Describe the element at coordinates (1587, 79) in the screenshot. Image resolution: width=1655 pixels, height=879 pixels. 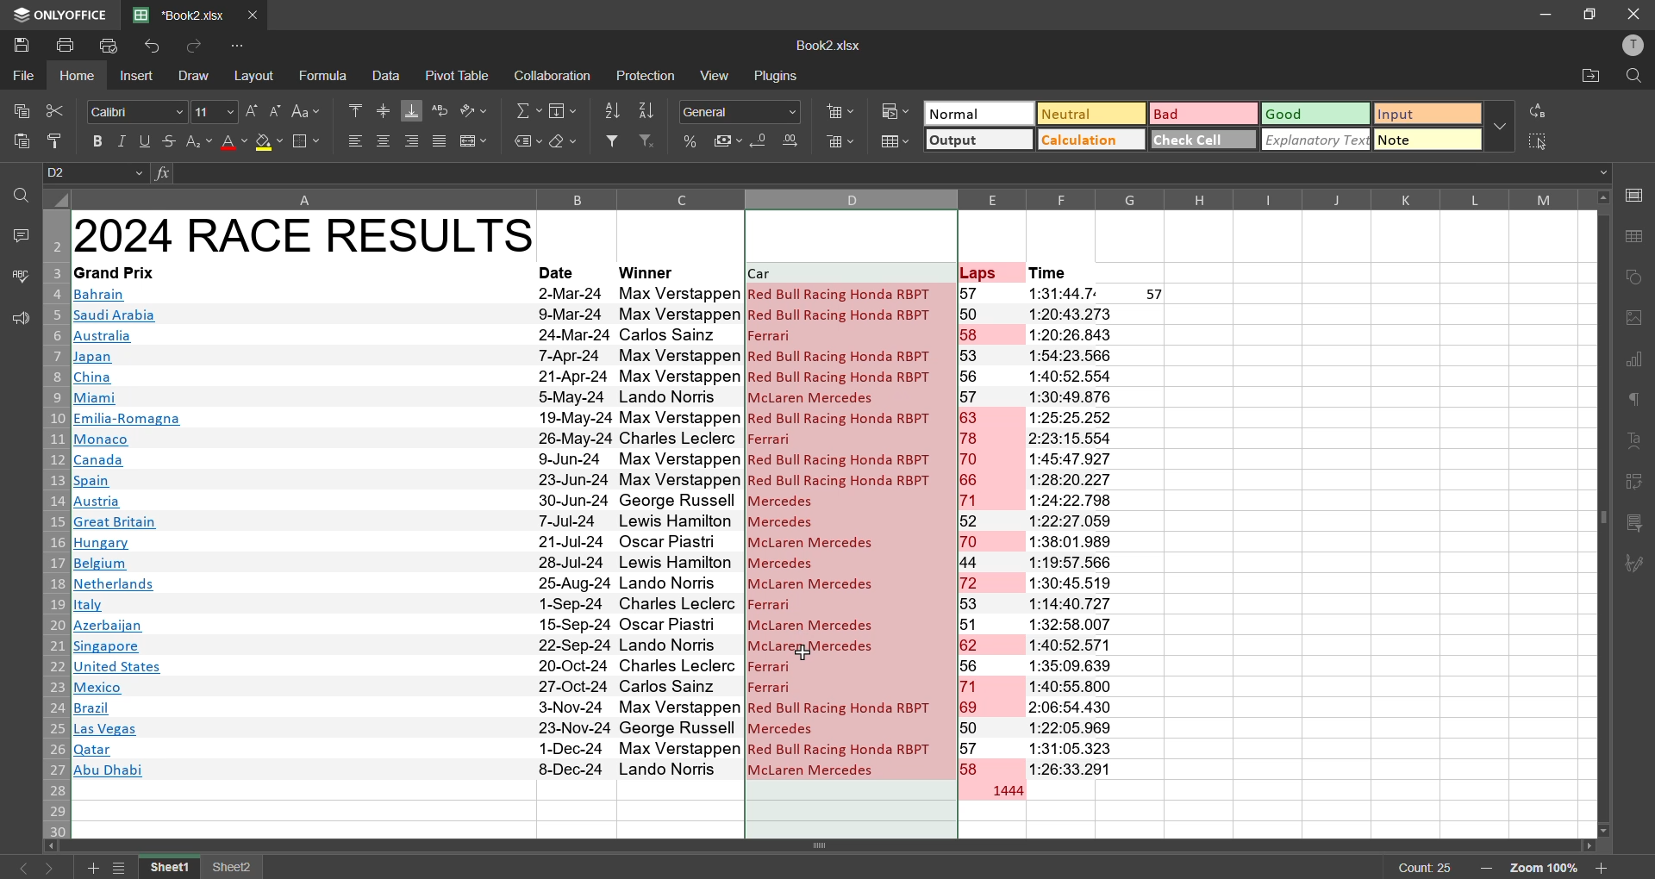
I see `open location` at that location.